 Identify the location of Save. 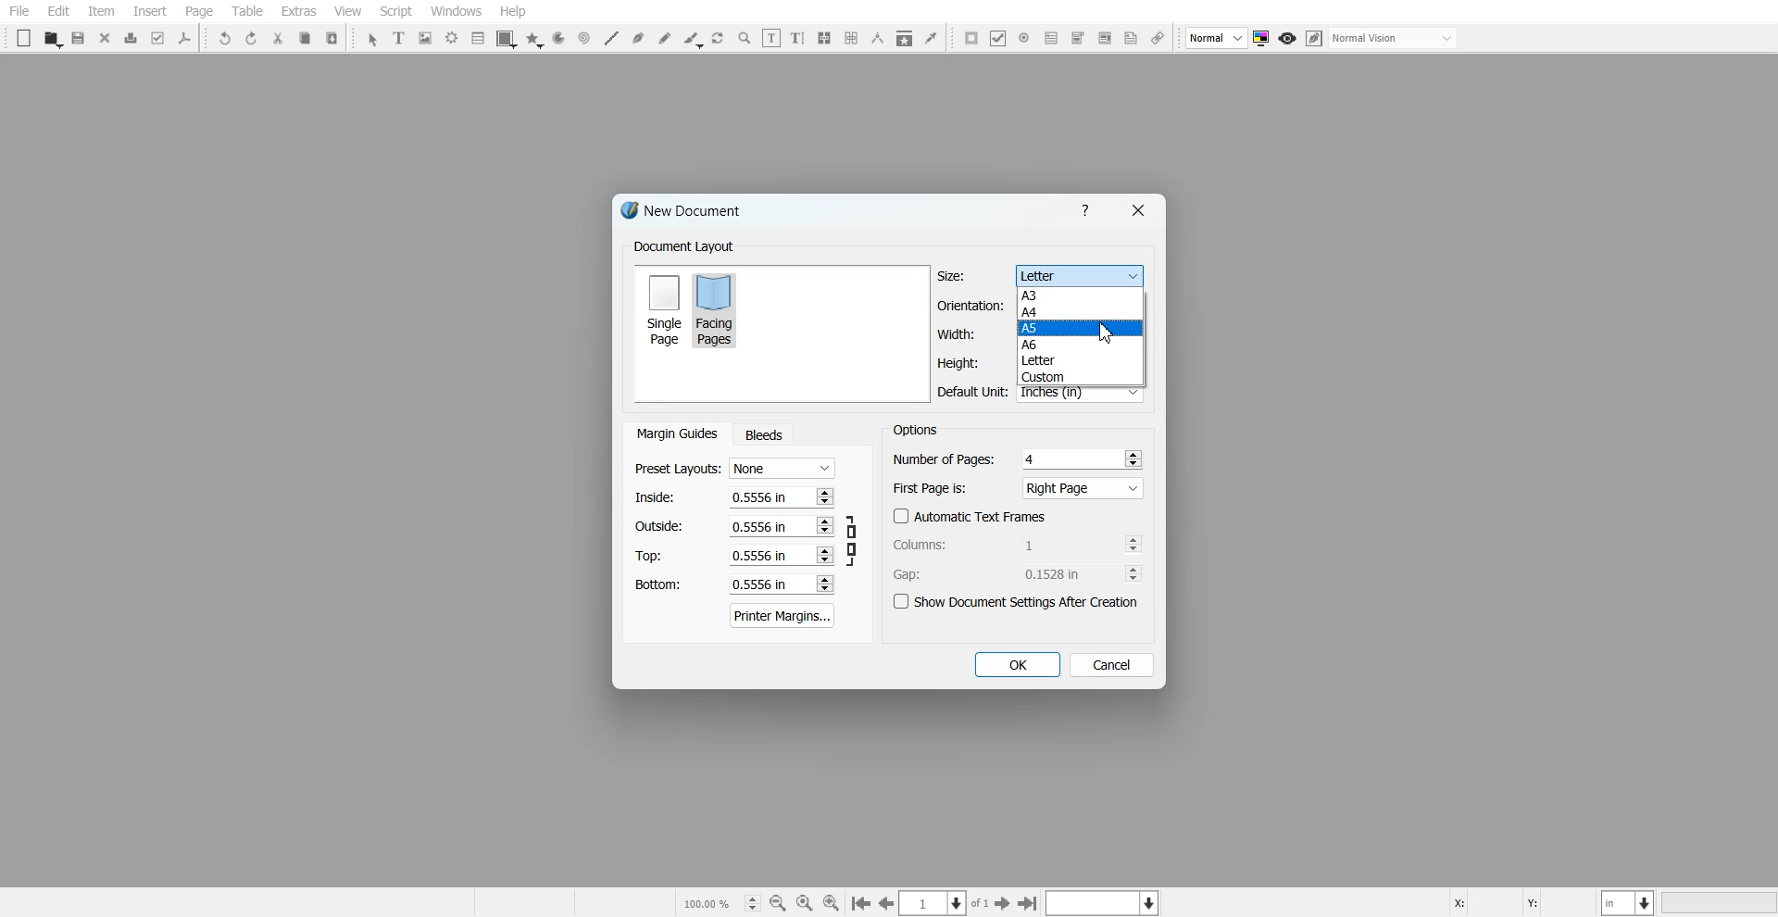
(80, 38).